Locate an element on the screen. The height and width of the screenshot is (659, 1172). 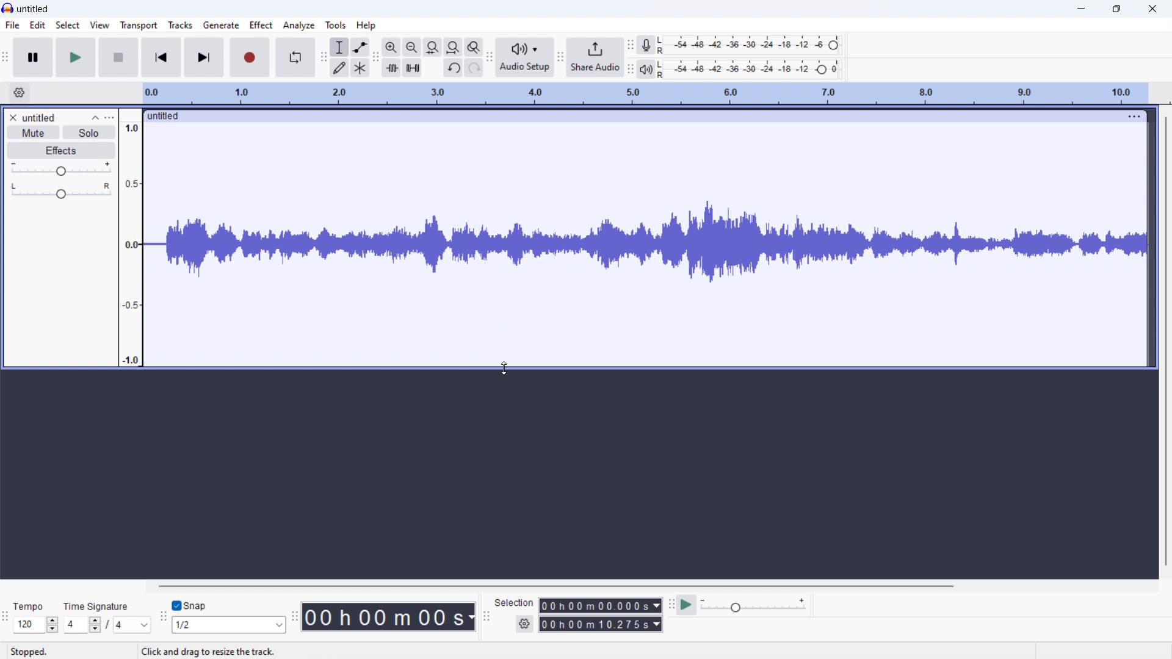
play at speed toolbar is located at coordinates (671, 604).